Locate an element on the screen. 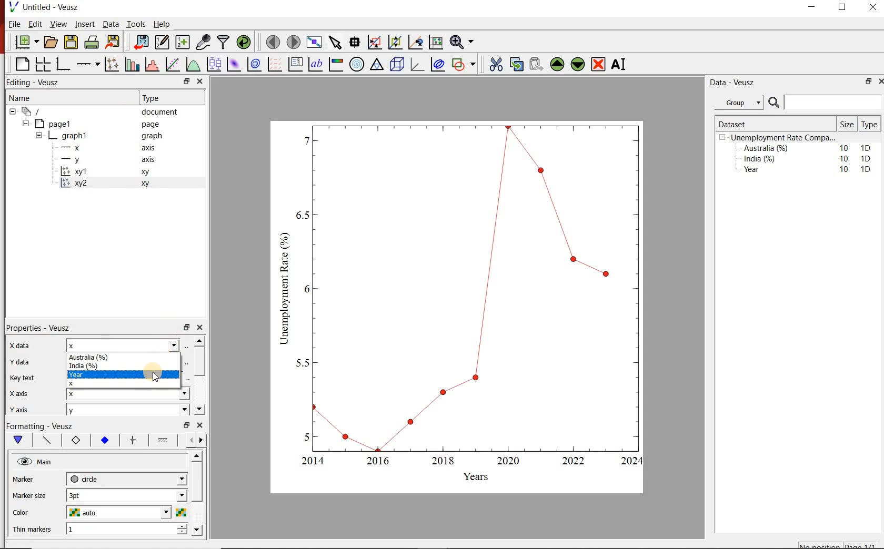 This screenshot has width=884, height=549. move right is located at coordinates (200, 440).